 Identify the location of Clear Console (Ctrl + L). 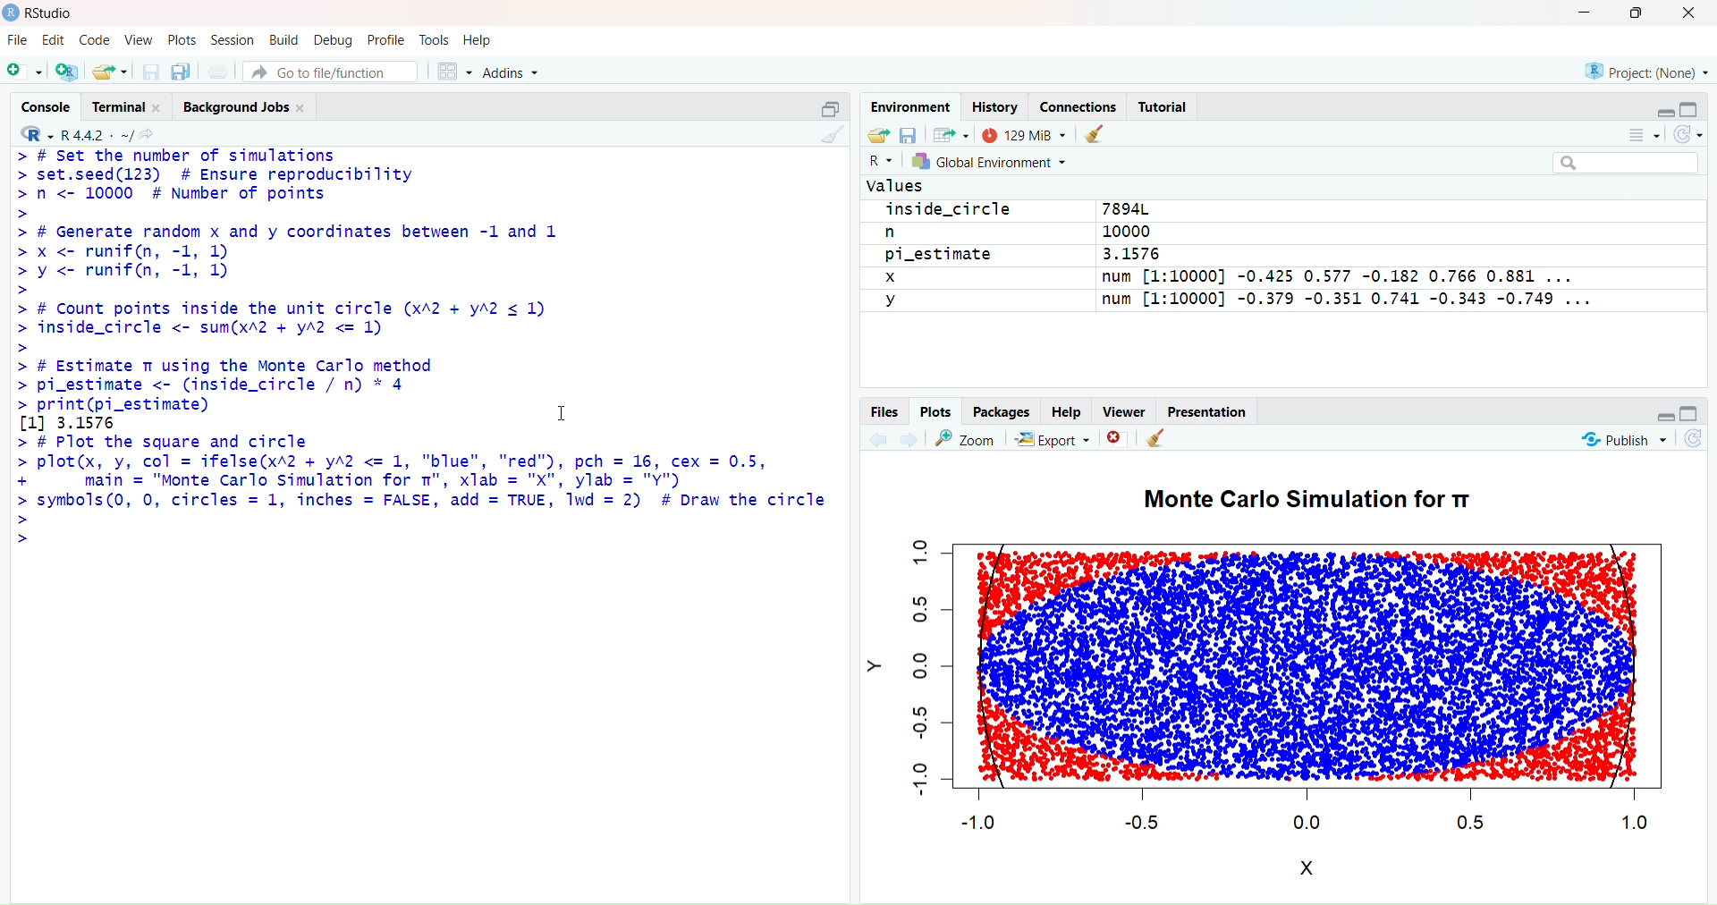
(1160, 440).